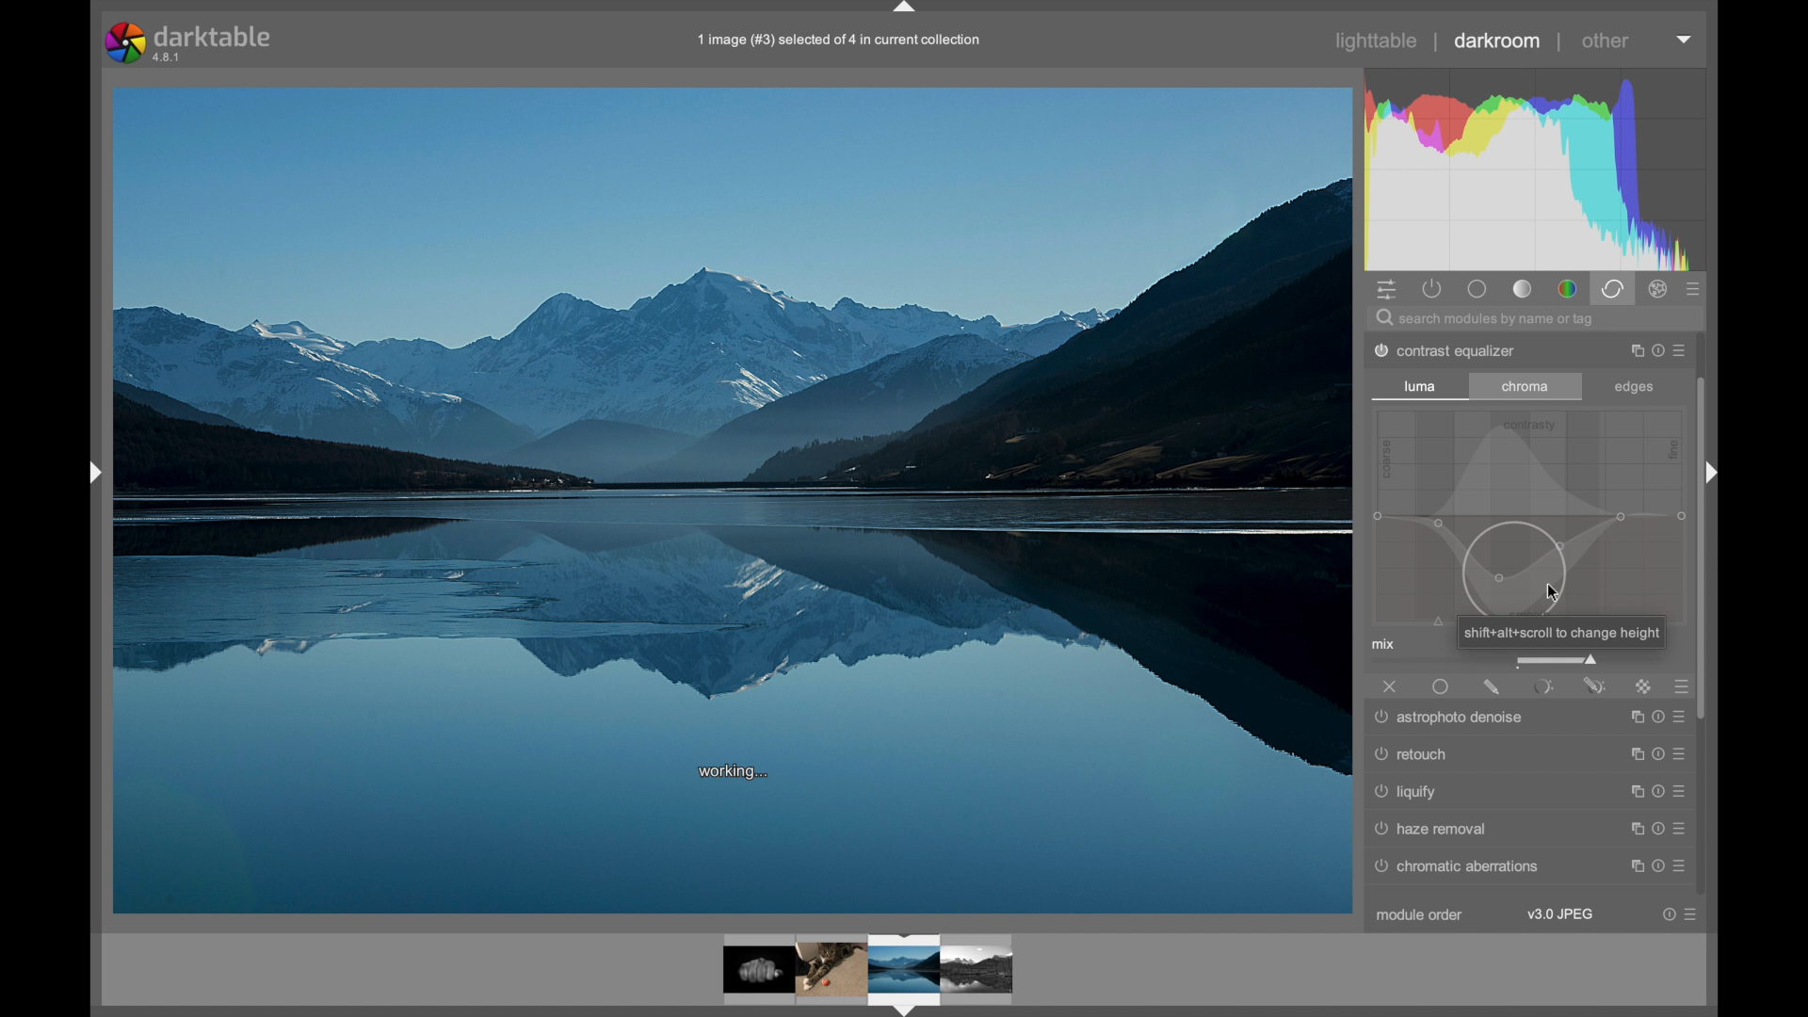  What do you see at coordinates (1527, 513) in the screenshot?
I see `slider` at bounding box center [1527, 513].